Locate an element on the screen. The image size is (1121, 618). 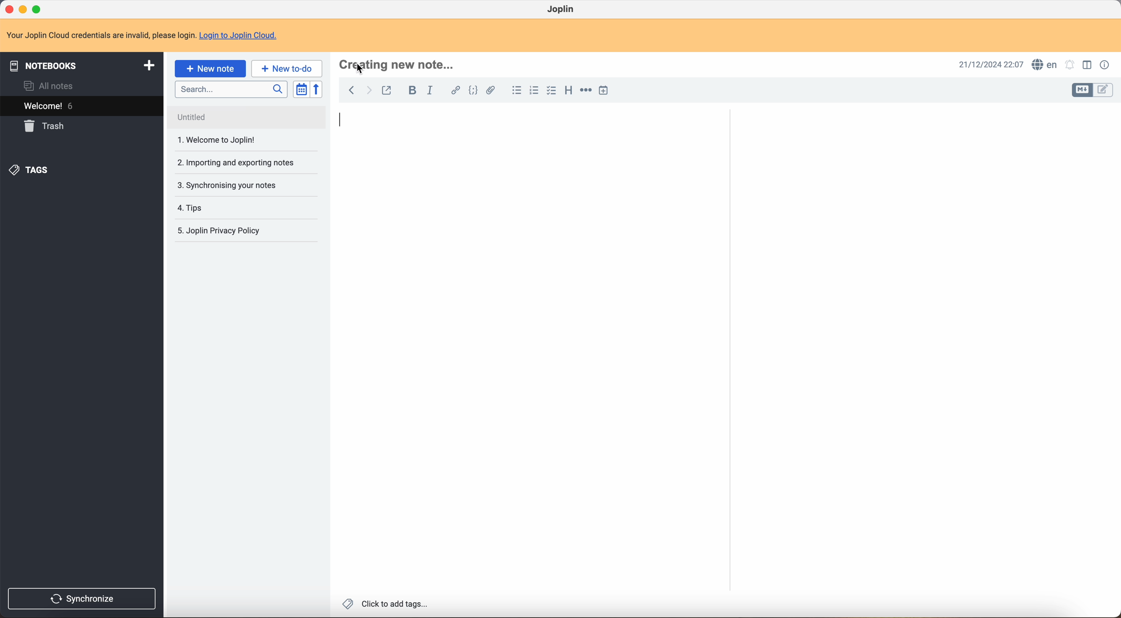
click to add tags is located at coordinates (384, 605).